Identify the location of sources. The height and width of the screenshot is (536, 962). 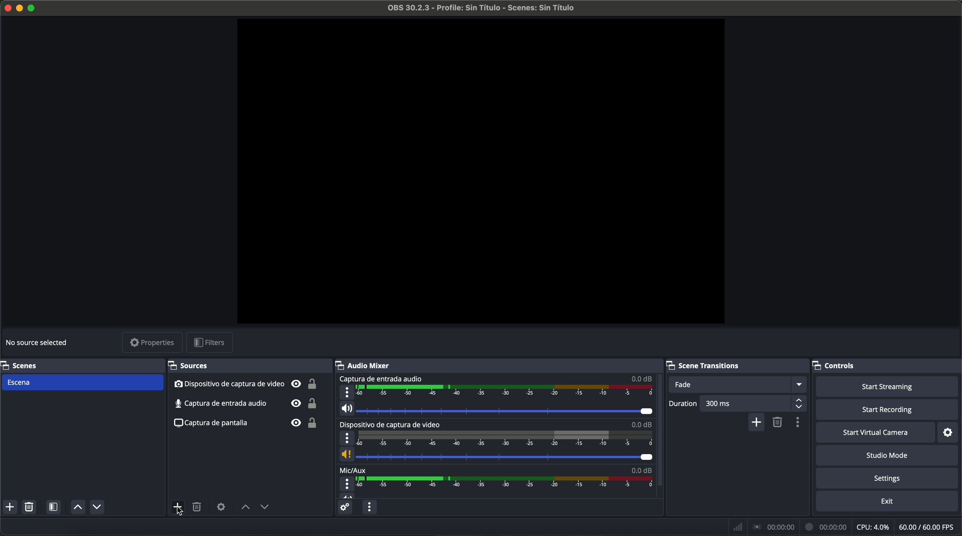
(198, 366).